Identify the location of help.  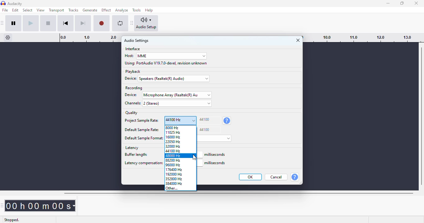
(149, 10).